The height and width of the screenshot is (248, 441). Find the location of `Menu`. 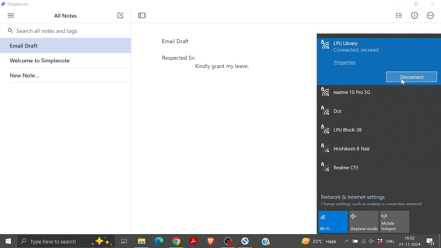

Menu is located at coordinates (11, 16).